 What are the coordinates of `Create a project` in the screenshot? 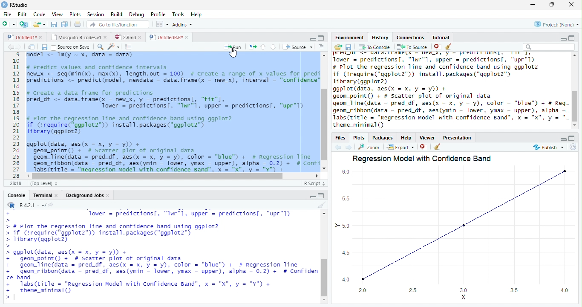 It's located at (23, 24).